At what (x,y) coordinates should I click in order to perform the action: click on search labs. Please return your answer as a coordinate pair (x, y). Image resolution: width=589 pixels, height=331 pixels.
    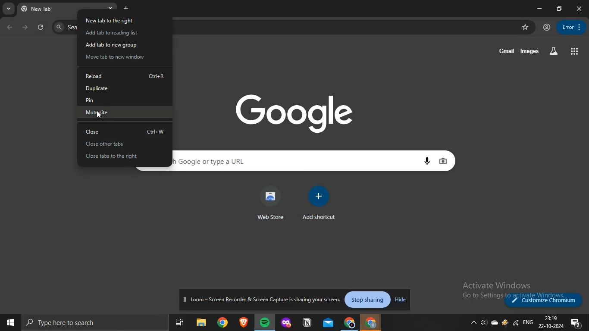
    Looking at the image, I should click on (553, 50).